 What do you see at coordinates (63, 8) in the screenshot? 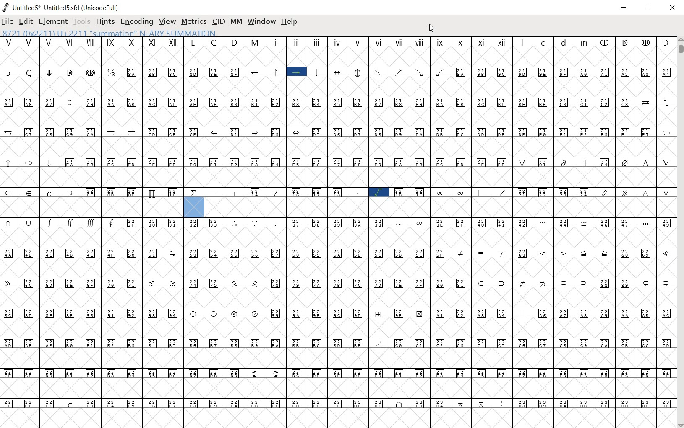
I see `Untitled5* Untitled5.sfd (UnicodeFull)` at bounding box center [63, 8].